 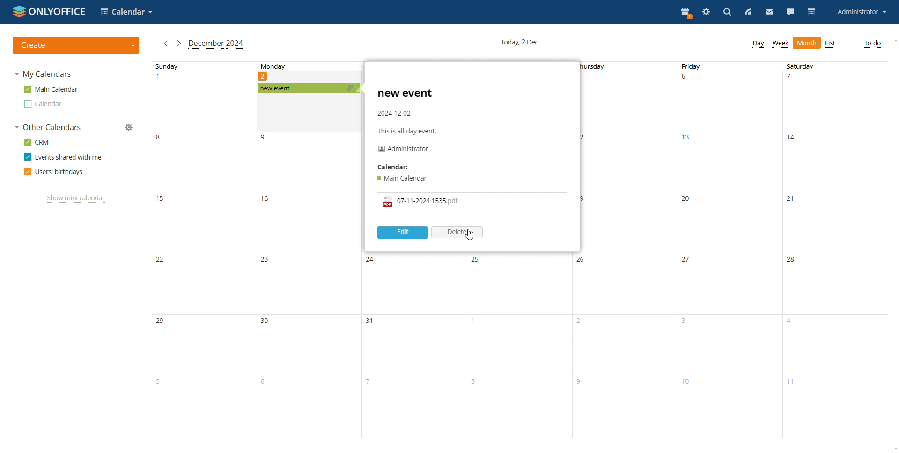 I want to click on crm, so click(x=37, y=142).